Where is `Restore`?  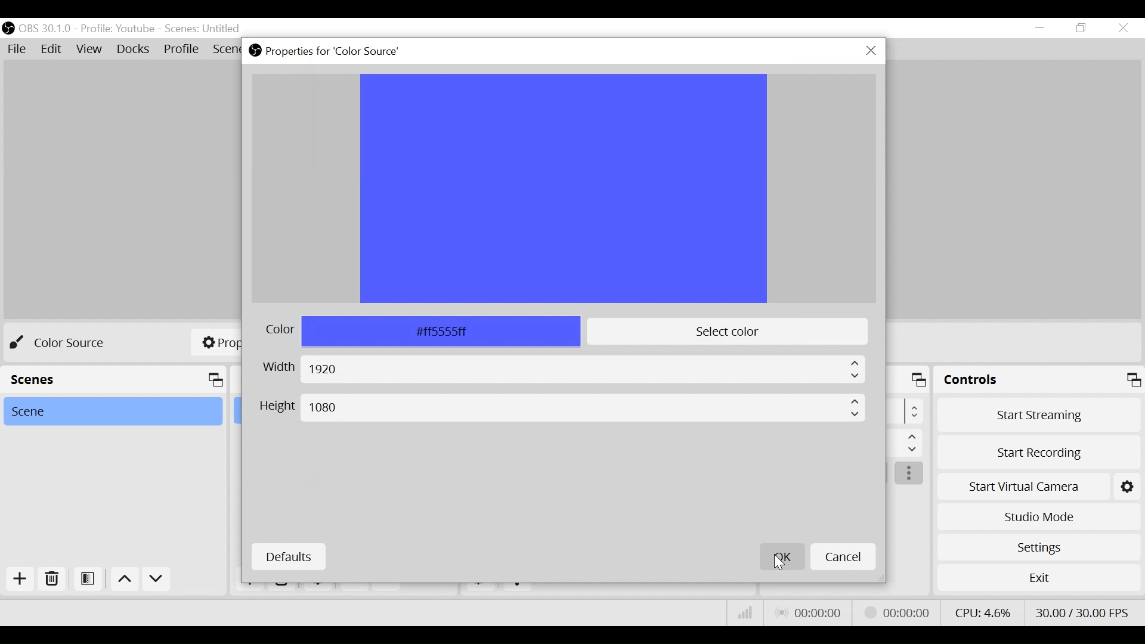 Restore is located at coordinates (1085, 28).